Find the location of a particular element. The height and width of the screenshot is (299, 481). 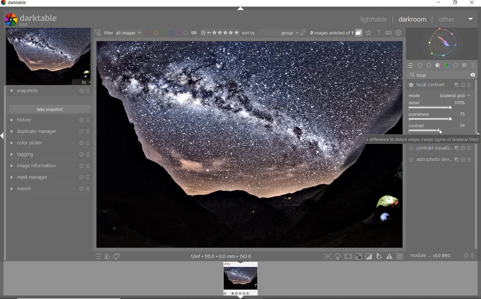

Export is located at coordinates (25, 189).